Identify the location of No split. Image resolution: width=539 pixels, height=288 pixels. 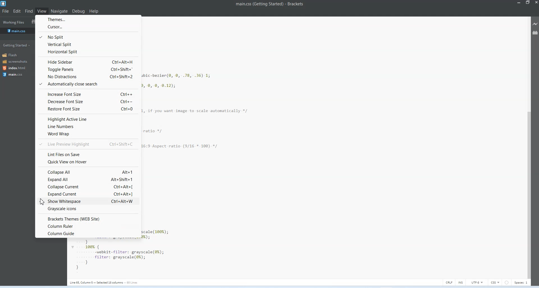
(88, 36).